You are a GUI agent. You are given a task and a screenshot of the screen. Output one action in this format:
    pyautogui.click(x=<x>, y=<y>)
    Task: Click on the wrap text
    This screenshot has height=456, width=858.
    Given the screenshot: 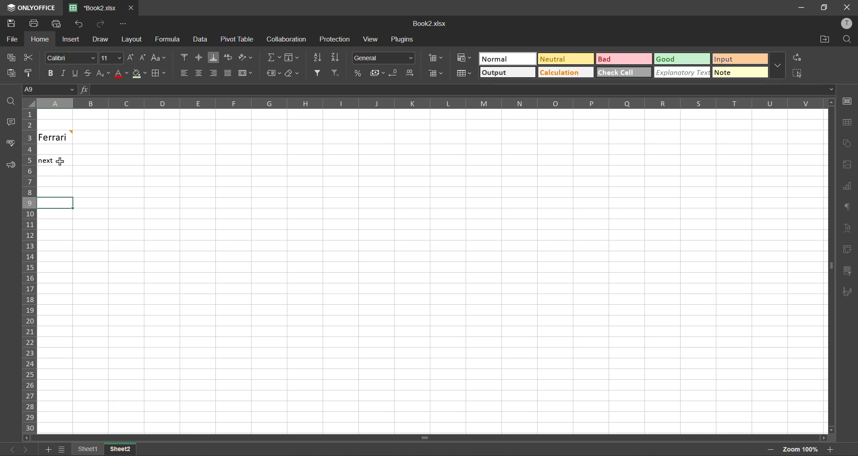 What is the action you would take?
    pyautogui.click(x=229, y=57)
    